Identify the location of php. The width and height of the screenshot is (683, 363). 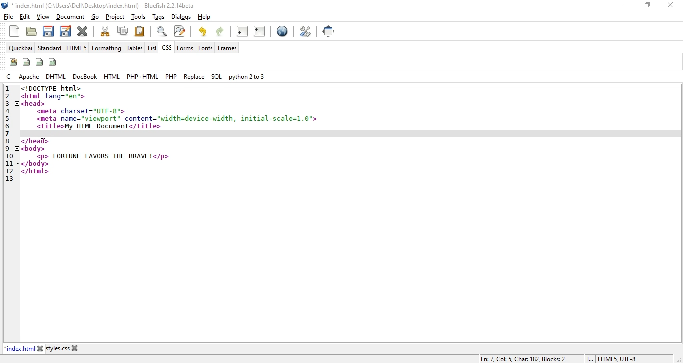
(170, 76).